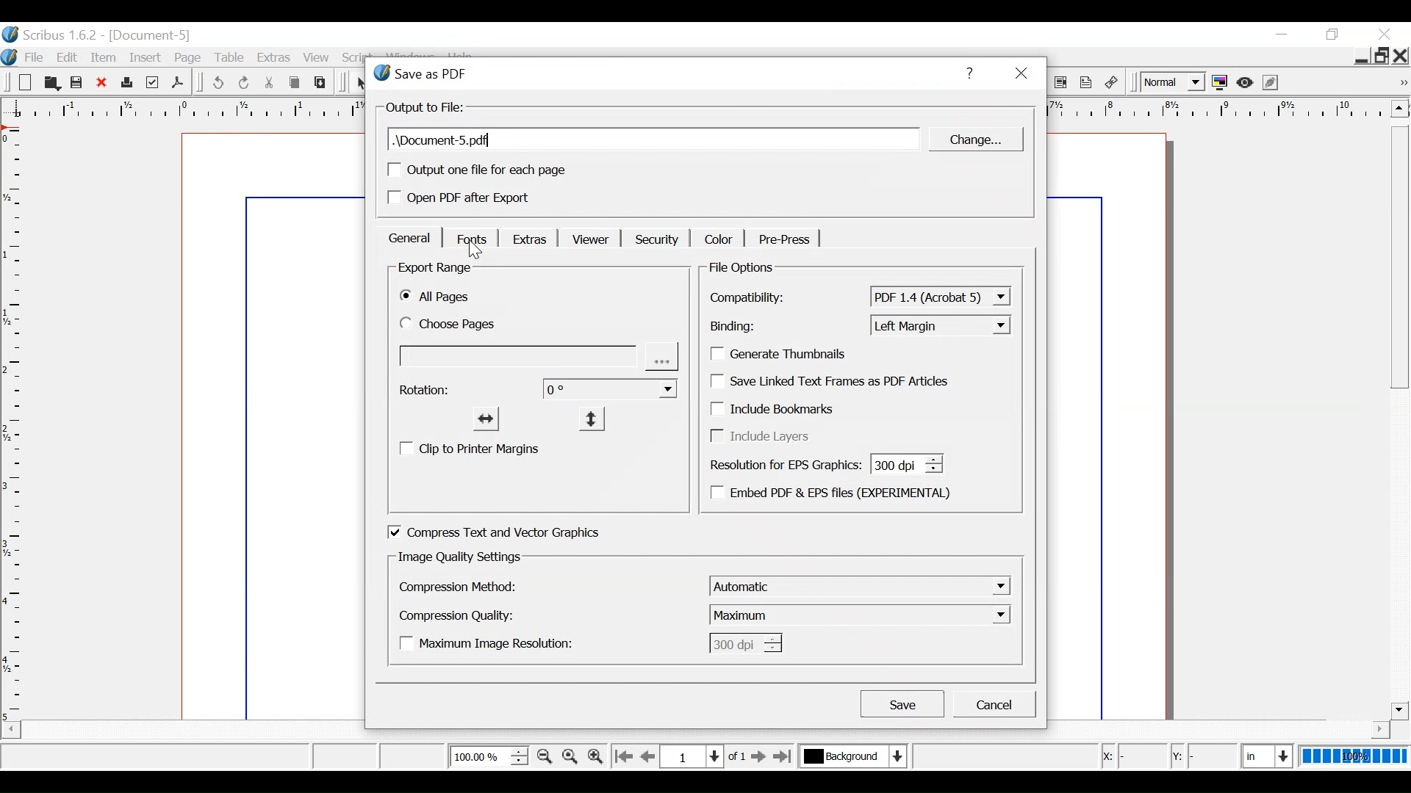  I want to click on Toggle color, so click(1220, 83).